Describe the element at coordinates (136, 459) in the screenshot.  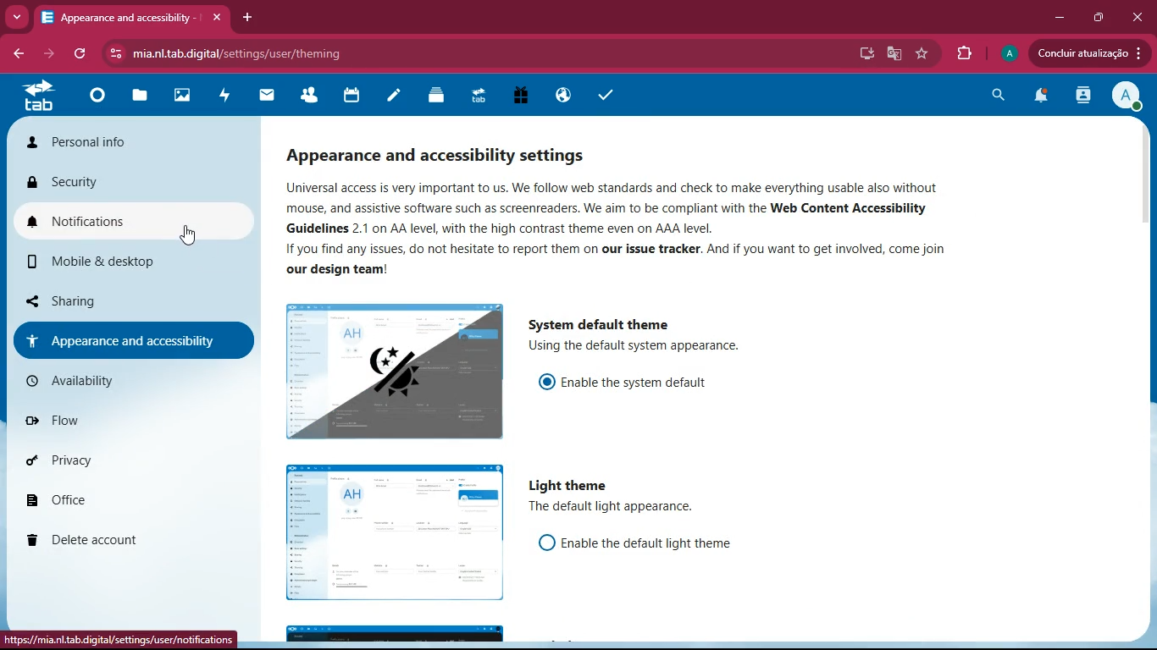
I see `privacy` at that location.